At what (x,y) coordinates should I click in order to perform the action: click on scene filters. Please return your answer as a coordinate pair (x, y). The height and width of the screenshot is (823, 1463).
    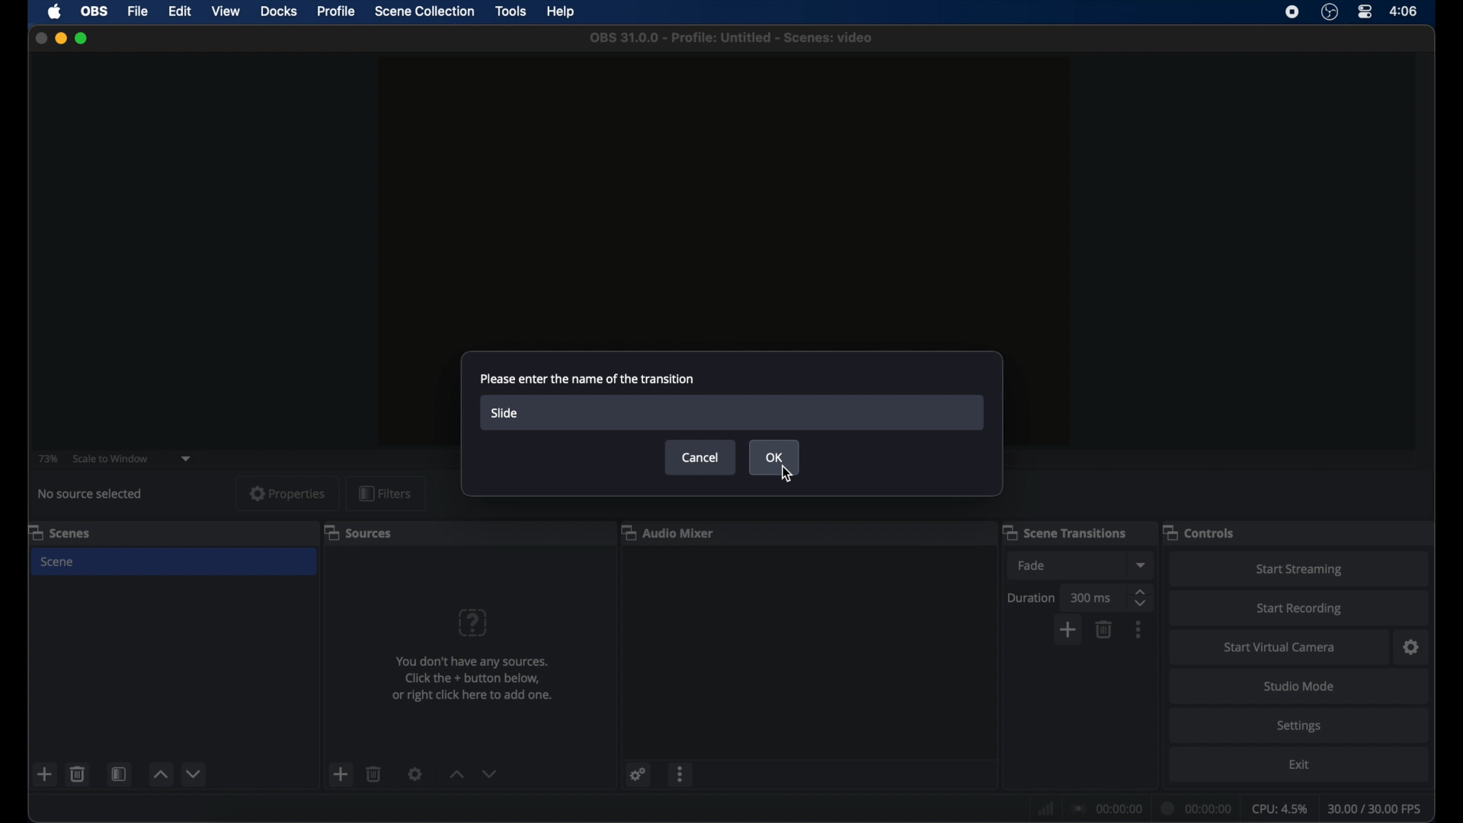
    Looking at the image, I should click on (120, 774).